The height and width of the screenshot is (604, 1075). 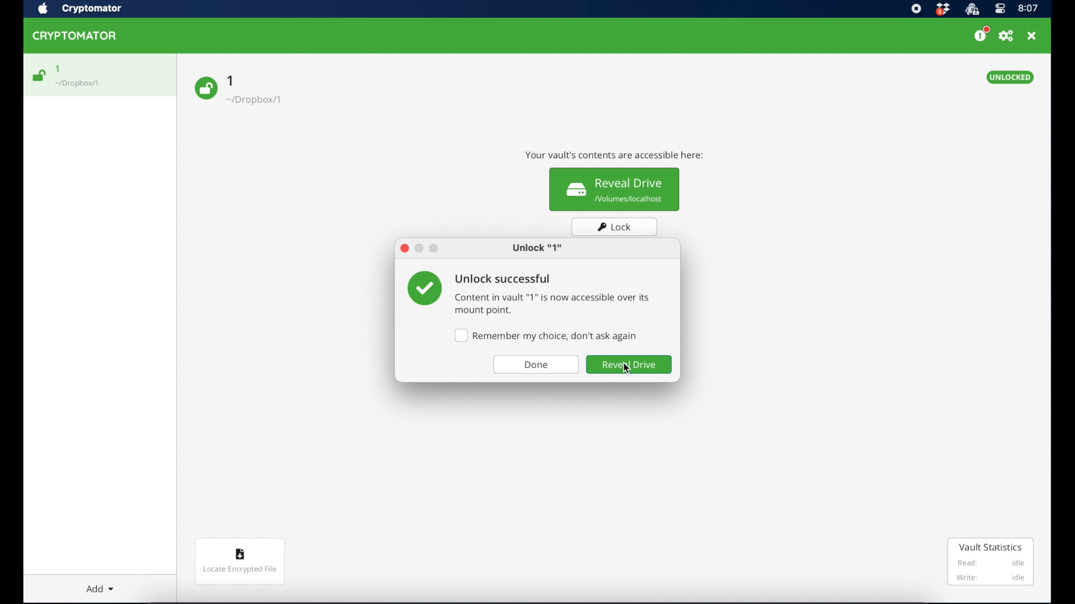 I want to click on reveal drive, so click(x=629, y=365).